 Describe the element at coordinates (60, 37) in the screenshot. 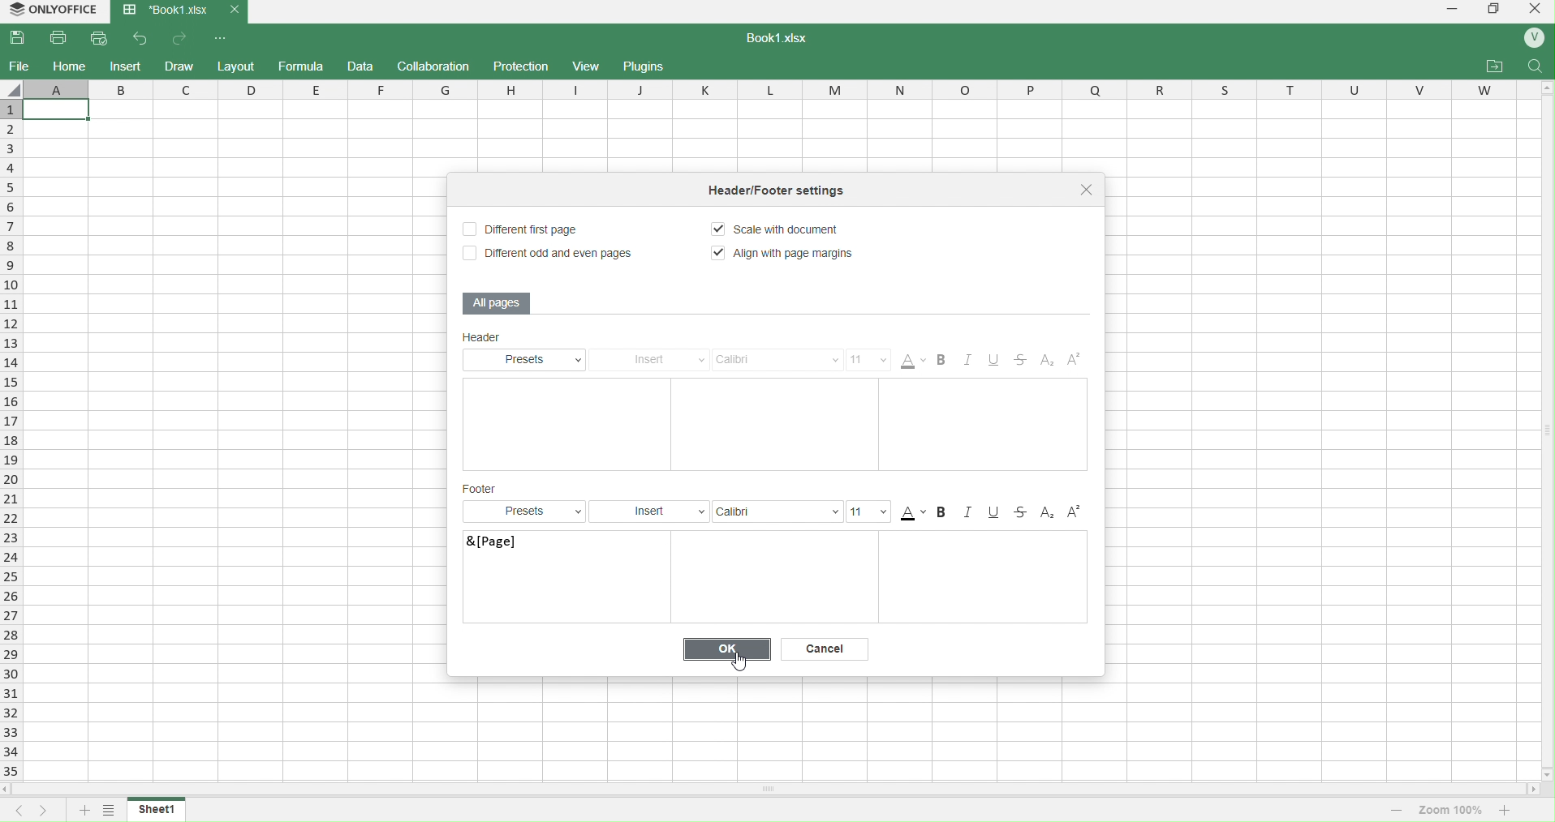

I see `print` at that location.